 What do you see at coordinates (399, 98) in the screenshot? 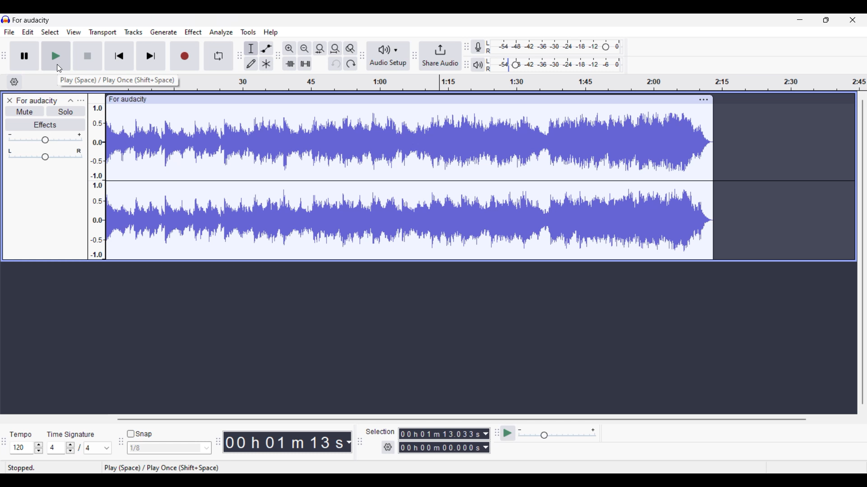
I see `click to drag` at bounding box center [399, 98].